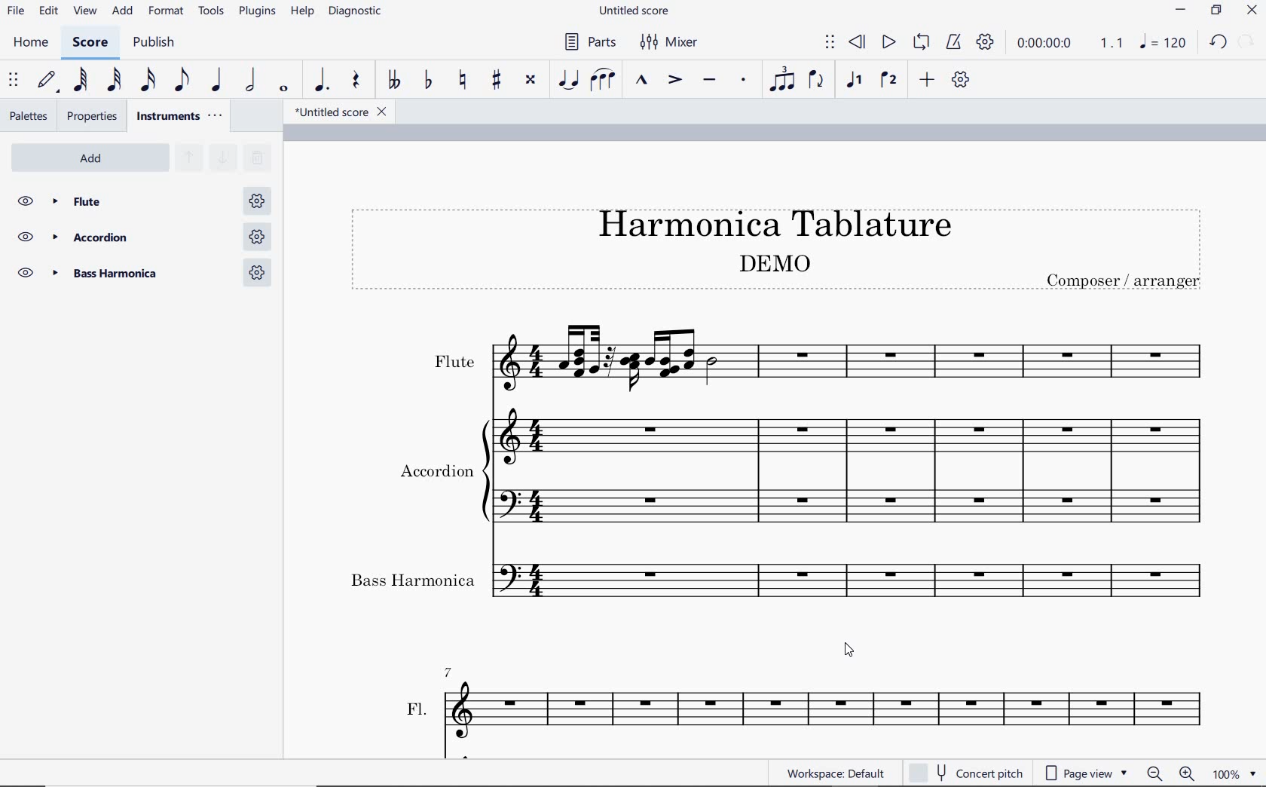 This screenshot has width=1266, height=787. What do you see at coordinates (355, 12) in the screenshot?
I see `diagnostic` at bounding box center [355, 12].